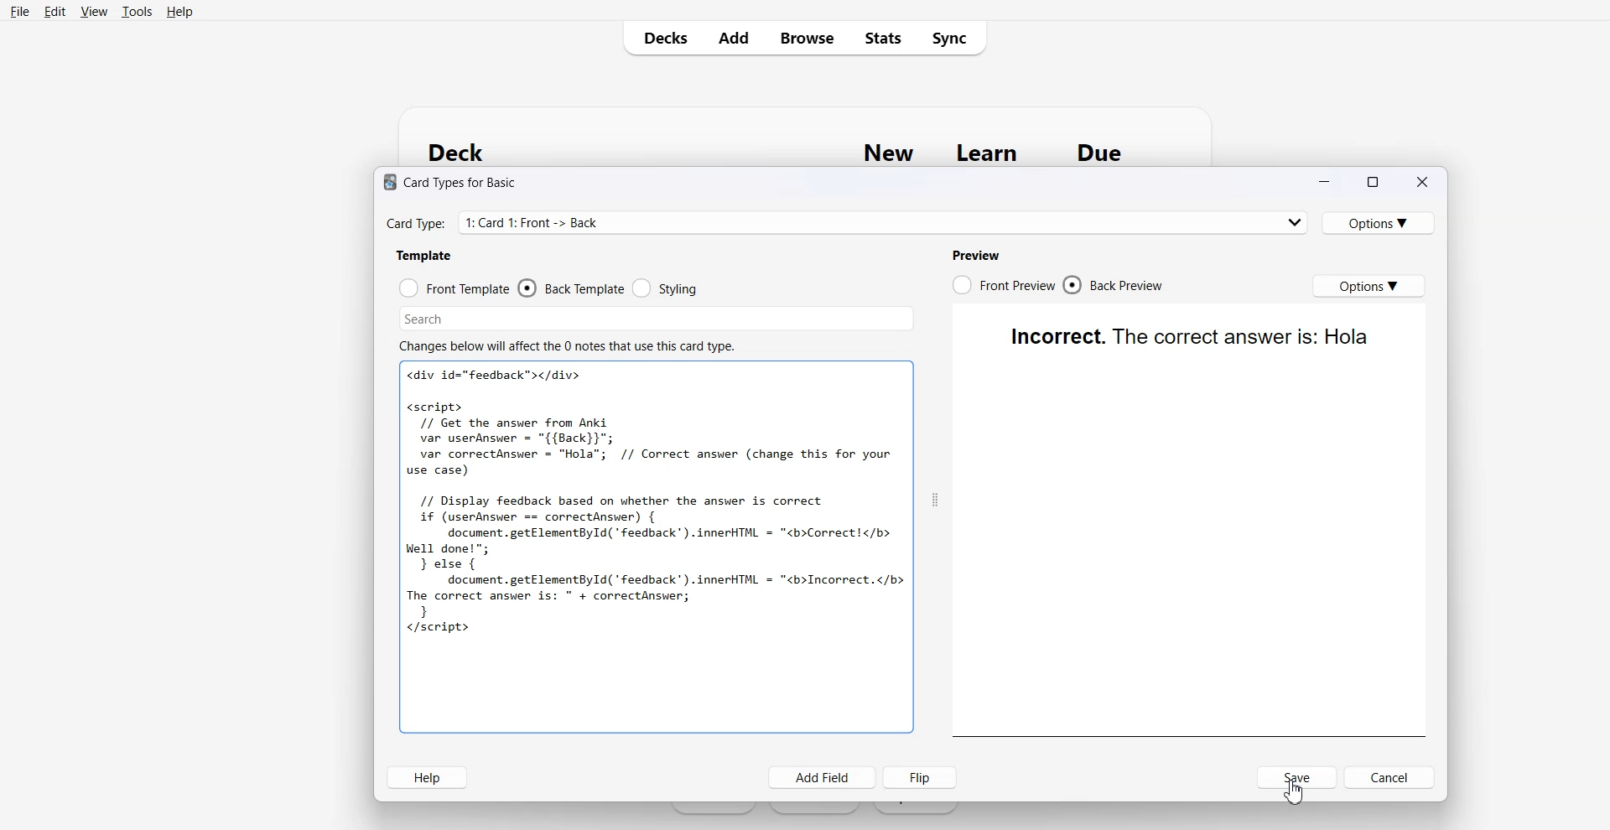  I want to click on New, so click(889, 153).